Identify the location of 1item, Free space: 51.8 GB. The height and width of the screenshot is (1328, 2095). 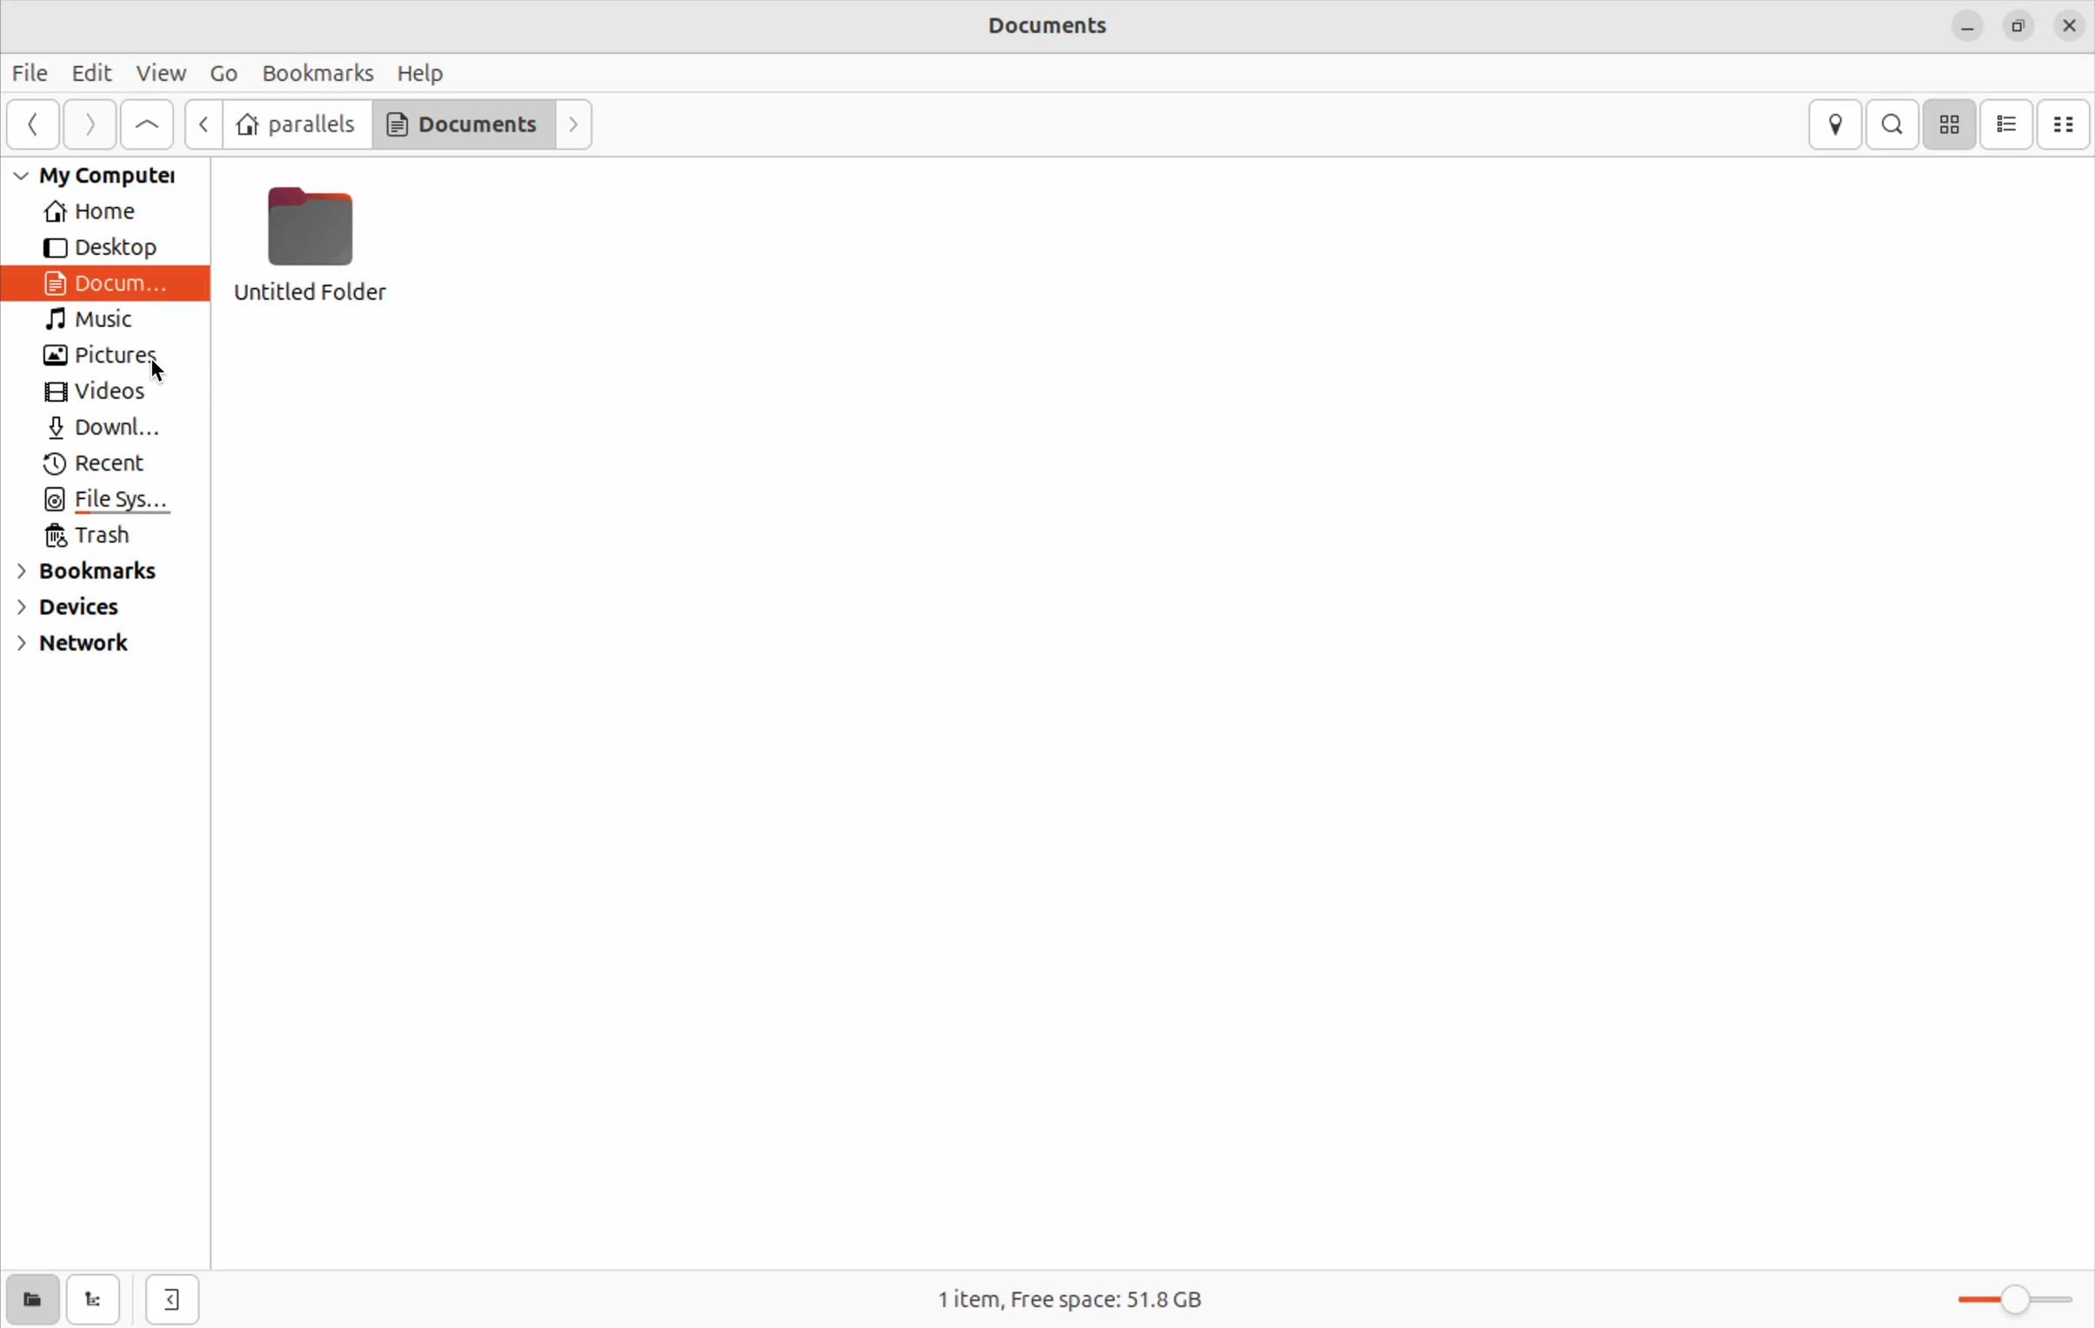
(1096, 1292).